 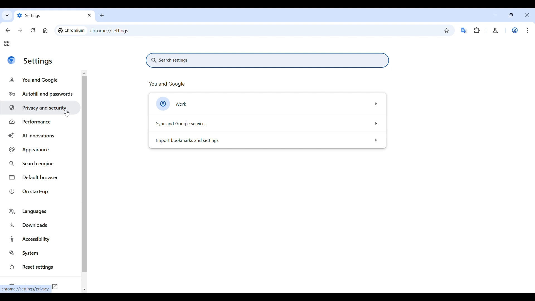 What do you see at coordinates (84, 73) in the screenshot?
I see `Quick slide to top` at bounding box center [84, 73].